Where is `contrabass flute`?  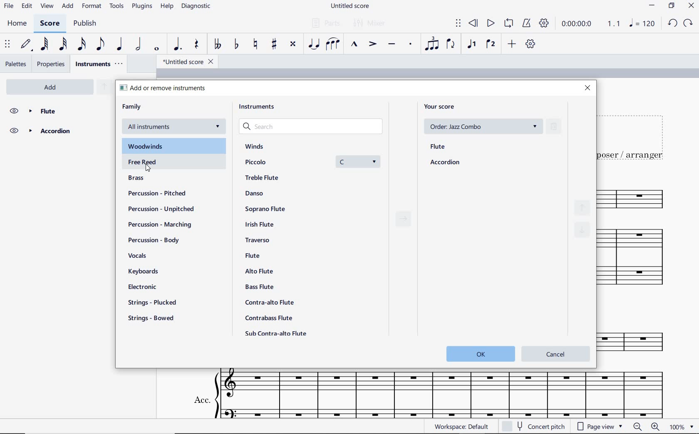 contrabass flute is located at coordinates (268, 318).